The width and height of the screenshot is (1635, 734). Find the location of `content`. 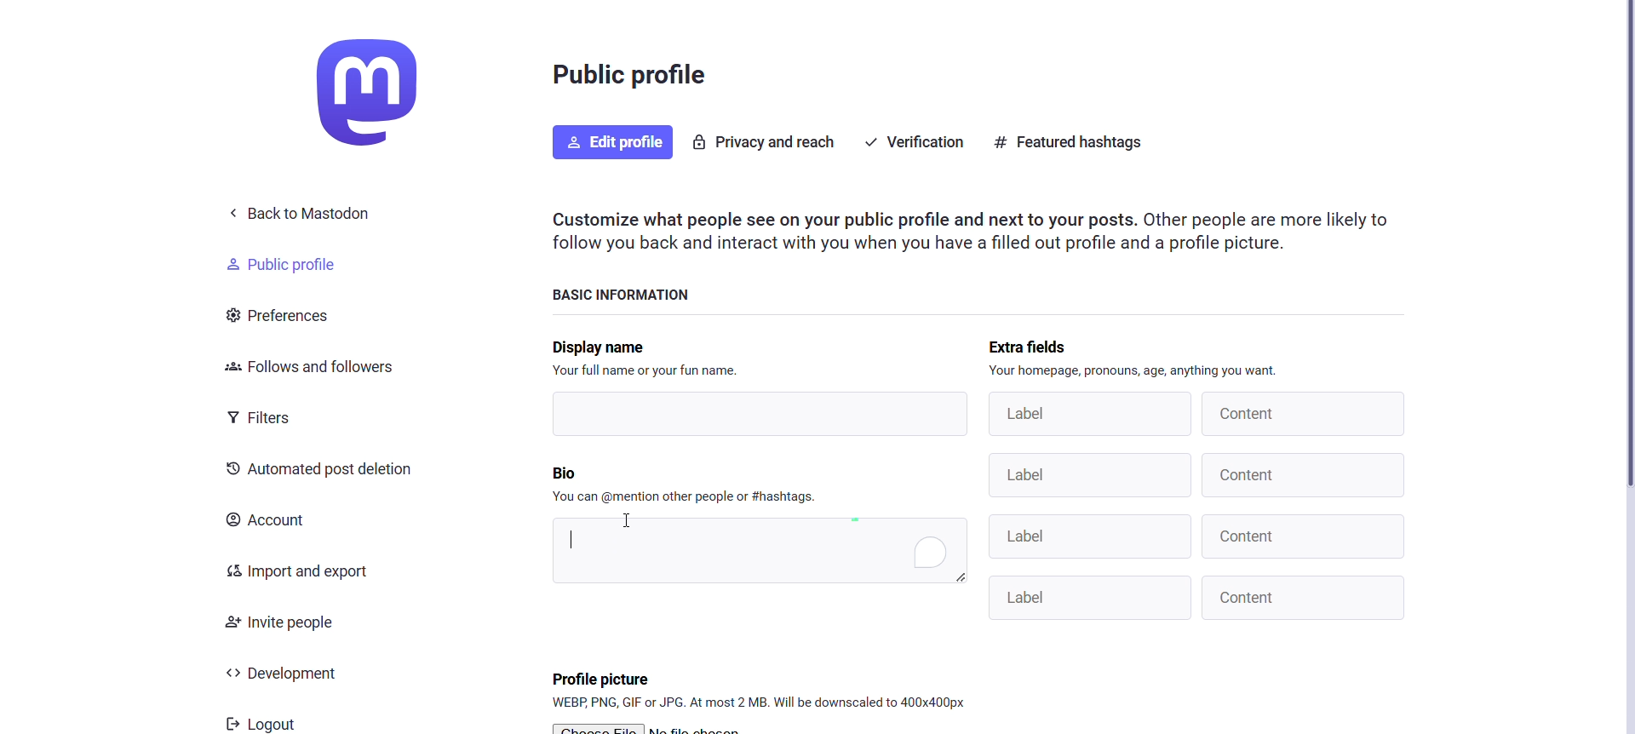

content is located at coordinates (1305, 414).